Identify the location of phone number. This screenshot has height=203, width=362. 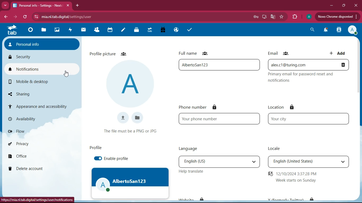
(200, 107).